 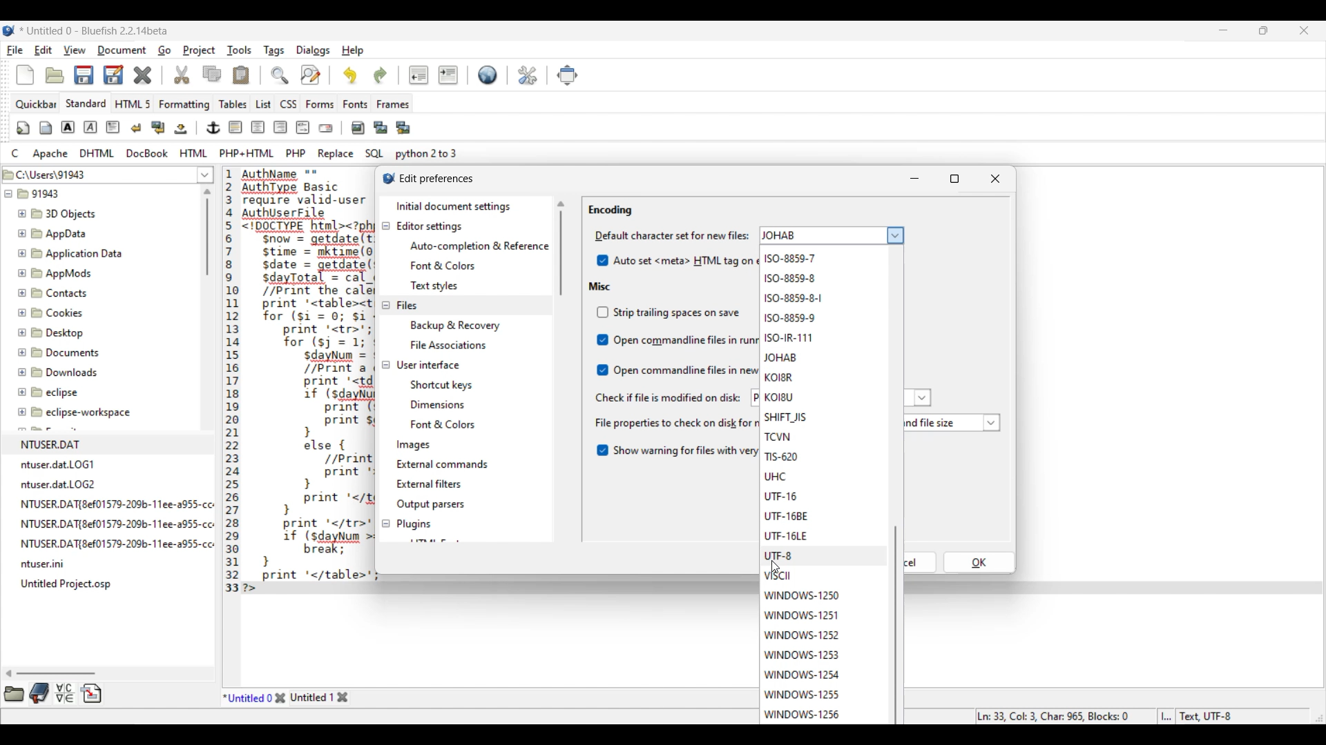 I want to click on Project name, software name and version, so click(x=96, y=30).